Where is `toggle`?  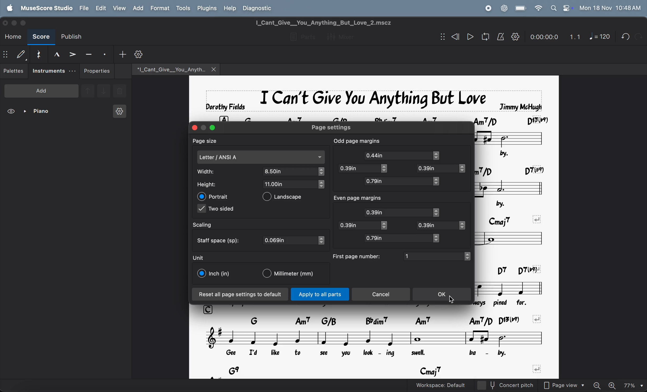 toggle is located at coordinates (438, 212).